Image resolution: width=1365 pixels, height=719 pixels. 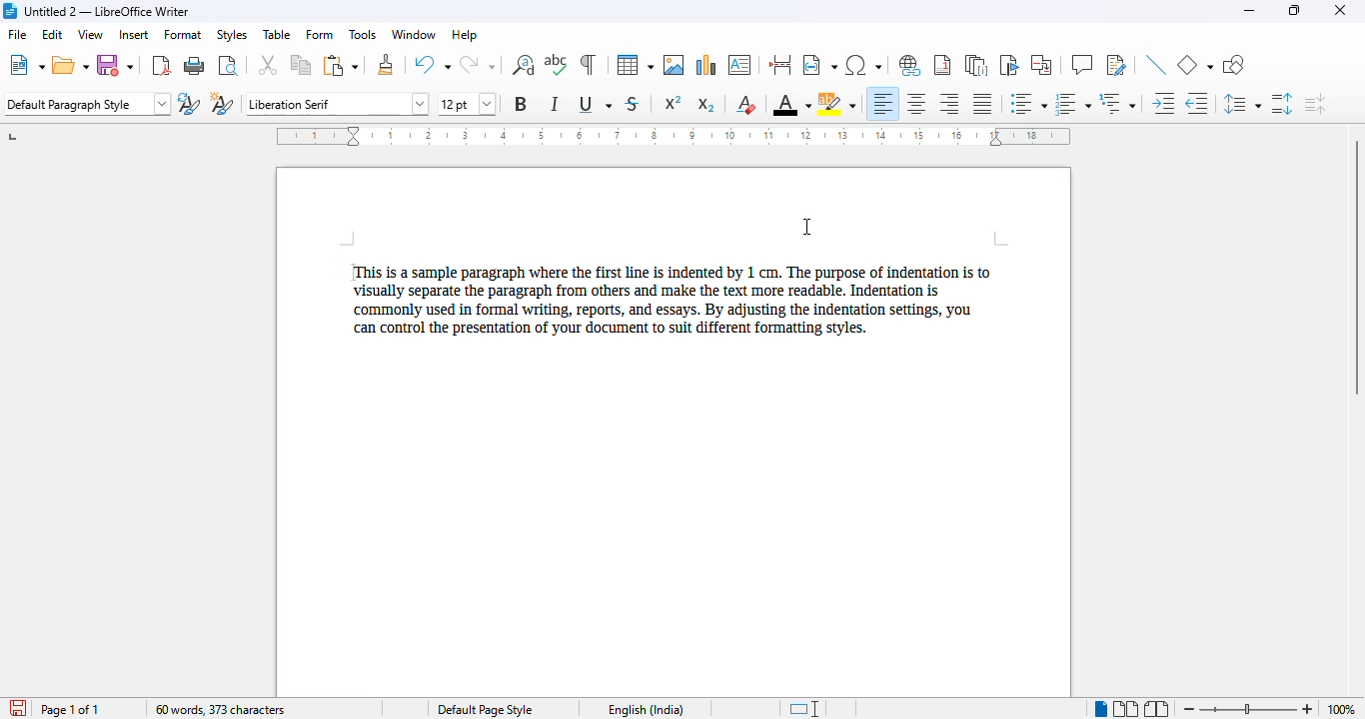 What do you see at coordinates (916, 104) in the screenshot?
I see `align center` at bounding box center [916, 104].